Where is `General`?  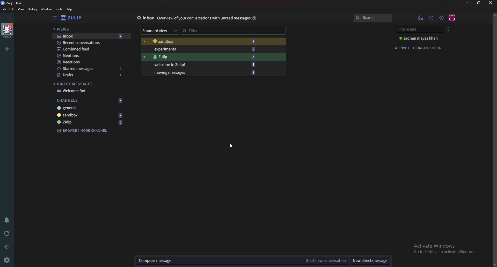
General is located at coordinates (90, 108).